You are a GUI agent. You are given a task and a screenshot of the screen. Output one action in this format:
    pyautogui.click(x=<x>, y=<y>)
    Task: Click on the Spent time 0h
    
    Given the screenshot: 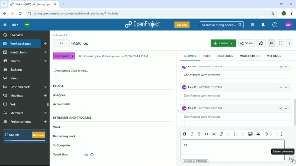 What is the action you would take?
    pyautogui.click(x=77, y=155)
    